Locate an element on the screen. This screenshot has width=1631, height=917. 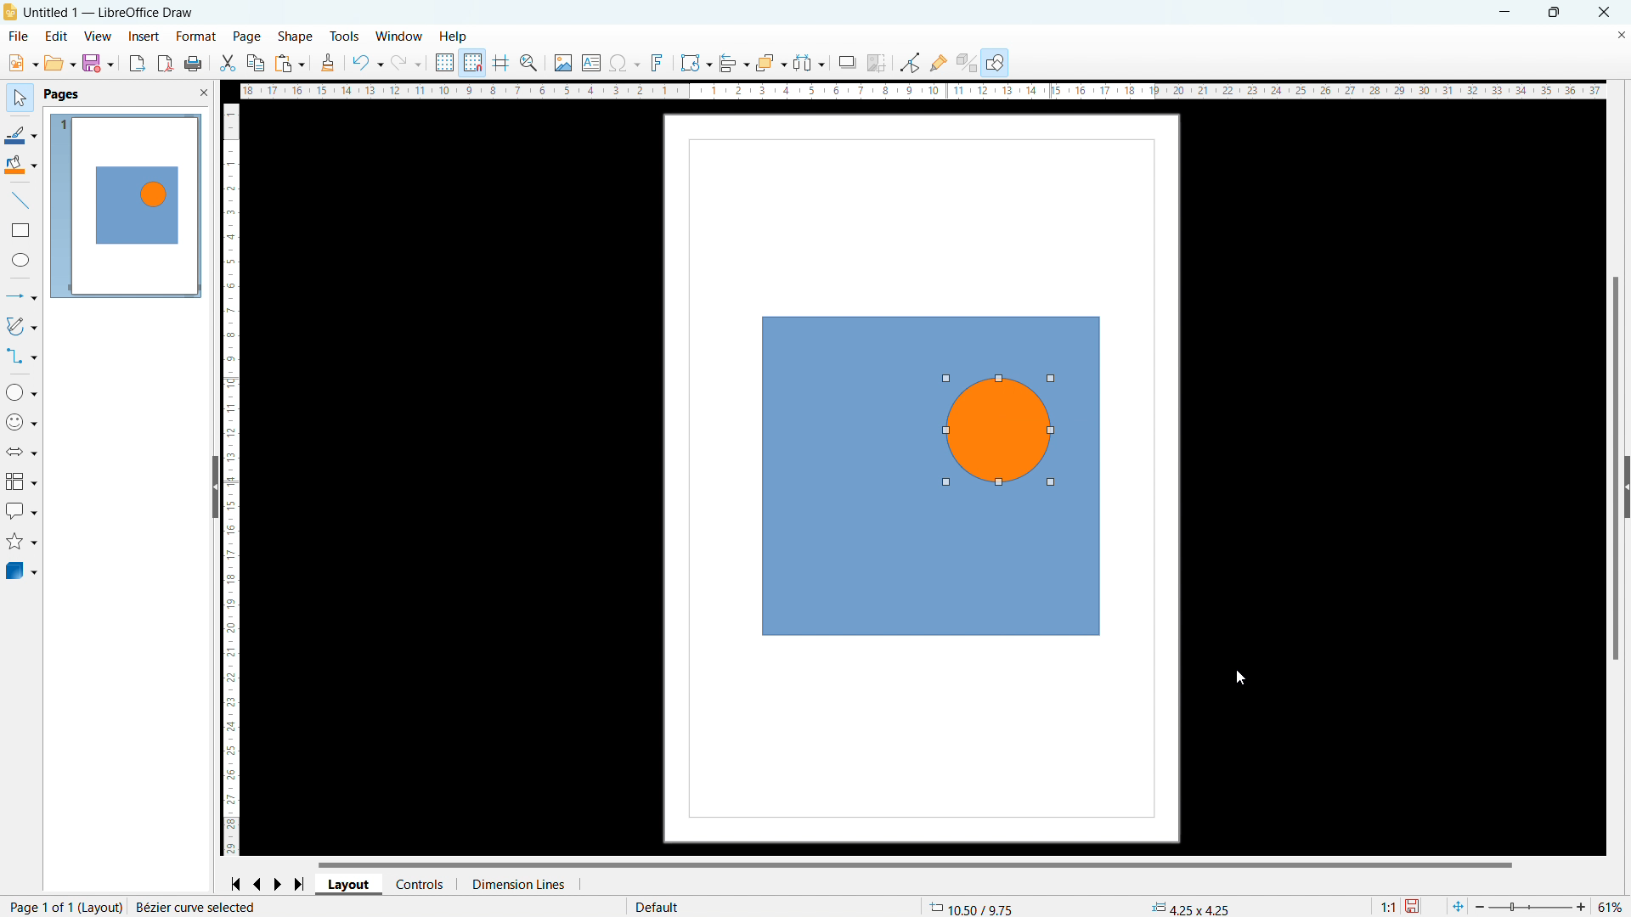
helplines while moving is located at coordinates (500, 63).